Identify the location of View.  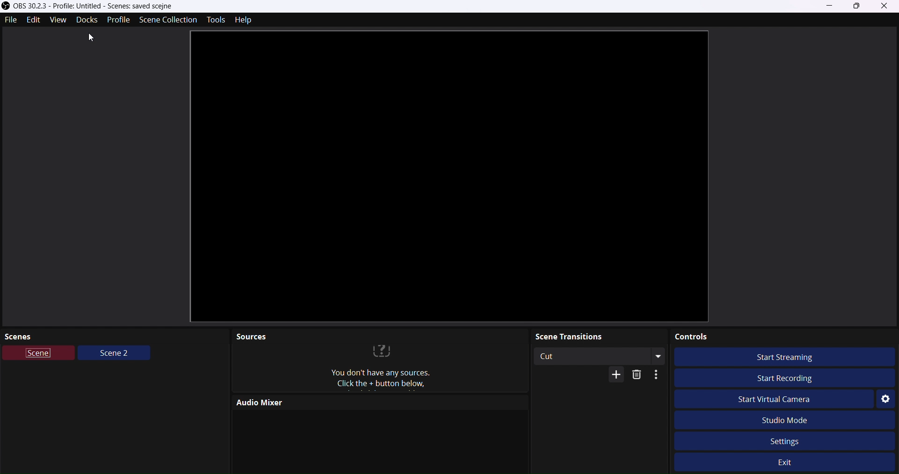
(55, 21).